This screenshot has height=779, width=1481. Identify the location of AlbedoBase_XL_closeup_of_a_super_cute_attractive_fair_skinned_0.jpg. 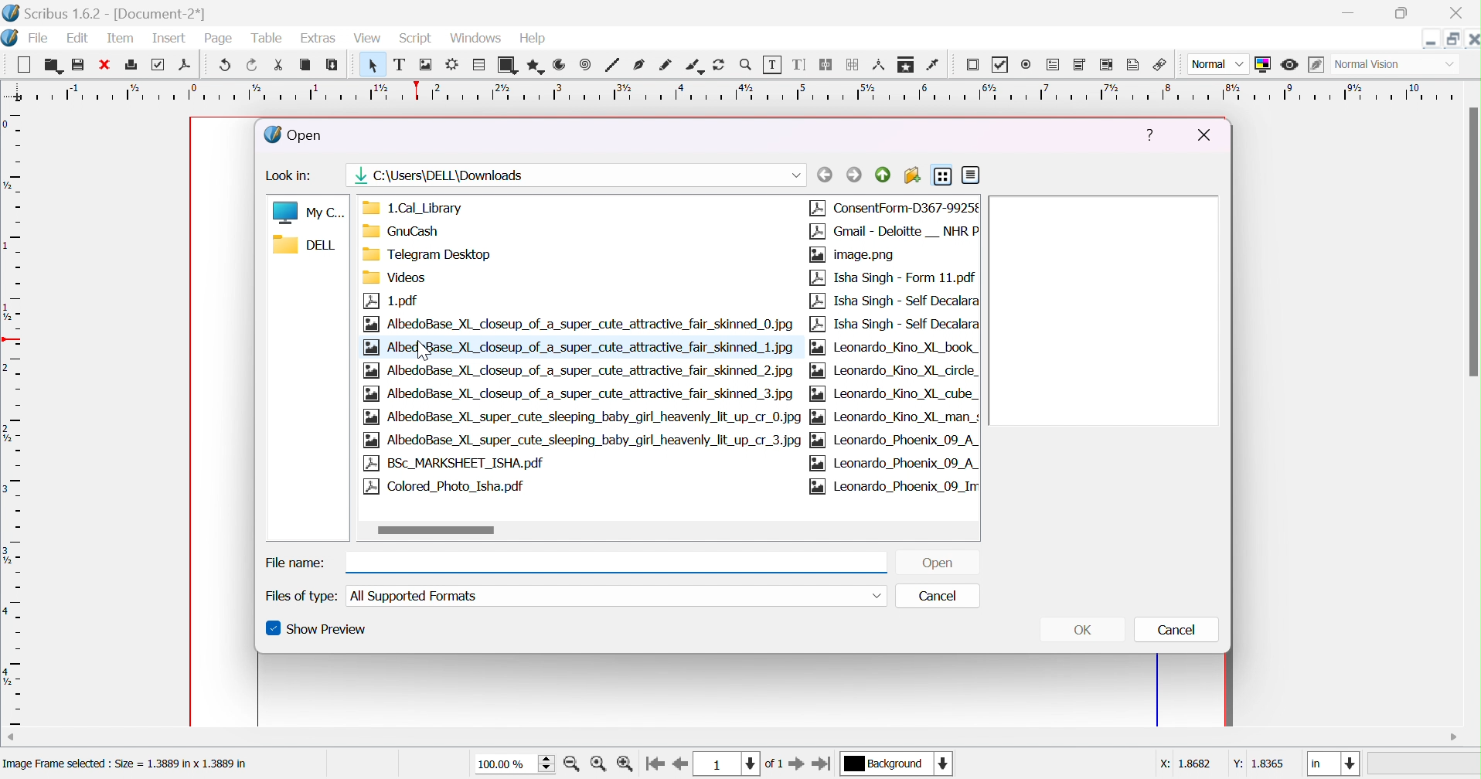
(566, 325).